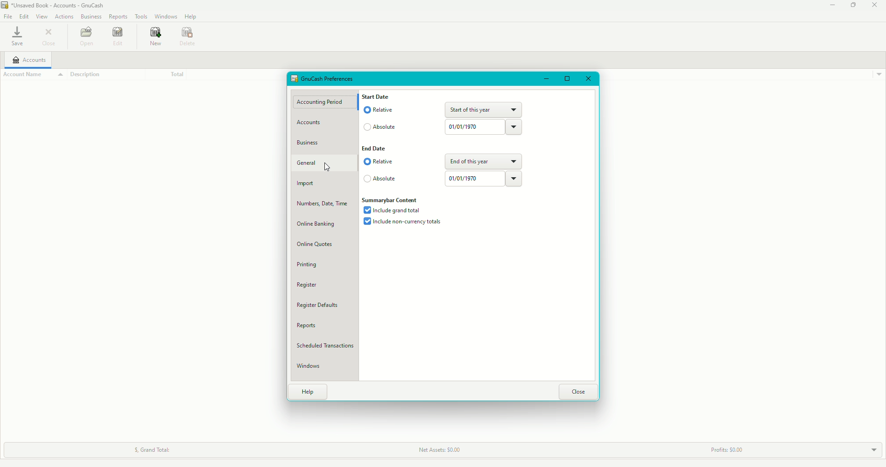 This screenshot has height=467, width=886. I want to click on Import, so click(306, 185).